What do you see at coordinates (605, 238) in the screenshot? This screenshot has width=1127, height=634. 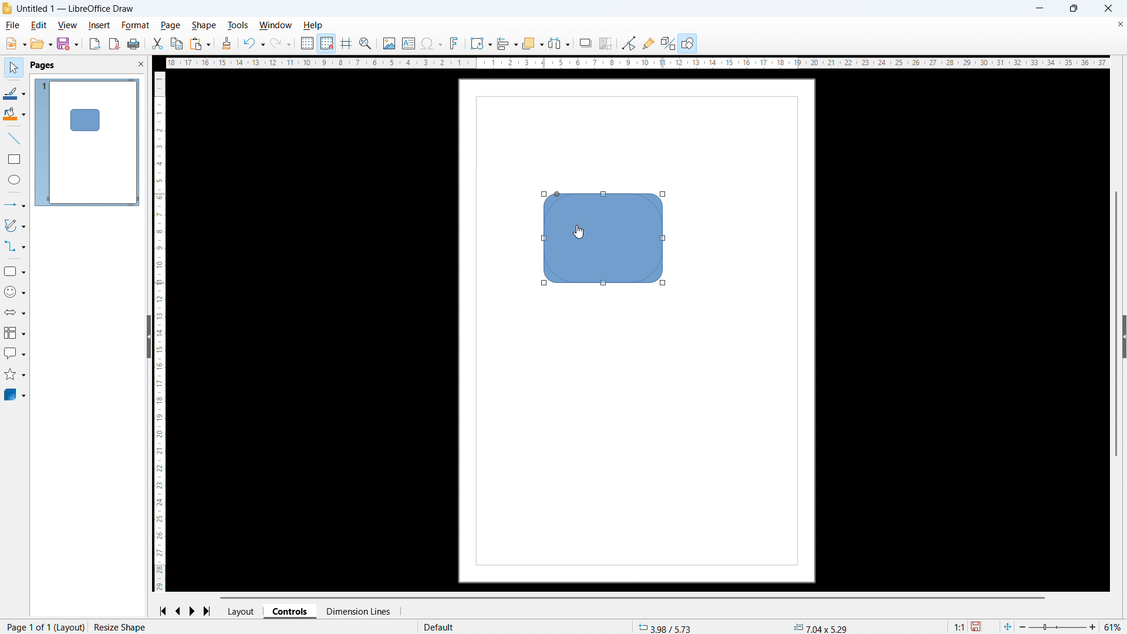 I see `Curvature being adjusted` at bounding box center [605, 238].